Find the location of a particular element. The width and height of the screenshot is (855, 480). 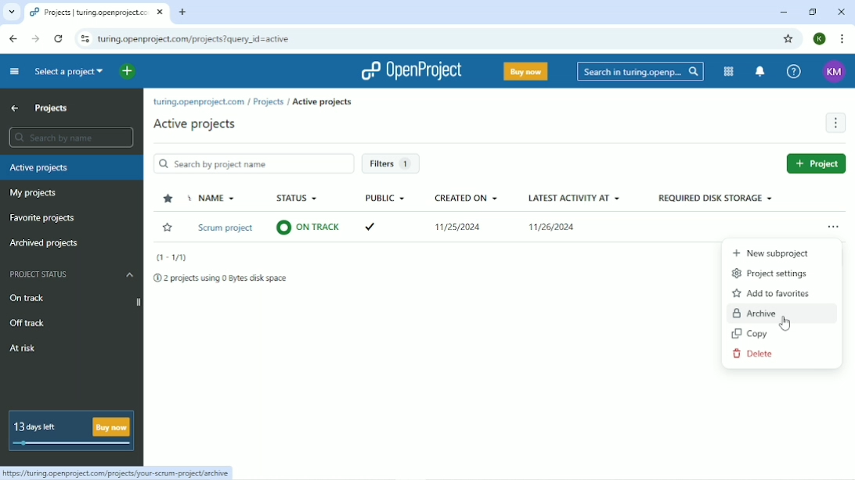

11/25/2024 is located at coordinates (462, 230).